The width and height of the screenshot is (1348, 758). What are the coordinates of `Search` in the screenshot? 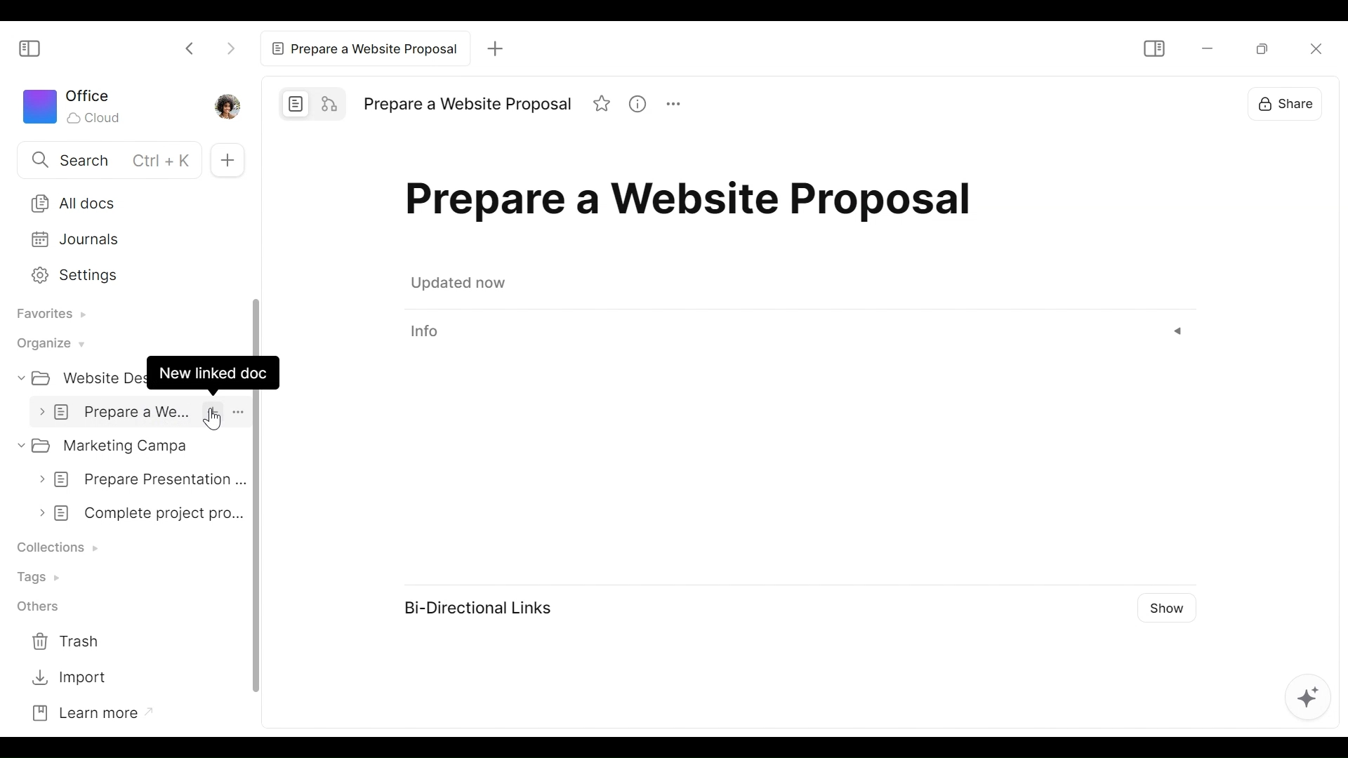 It's located at (100, 159).